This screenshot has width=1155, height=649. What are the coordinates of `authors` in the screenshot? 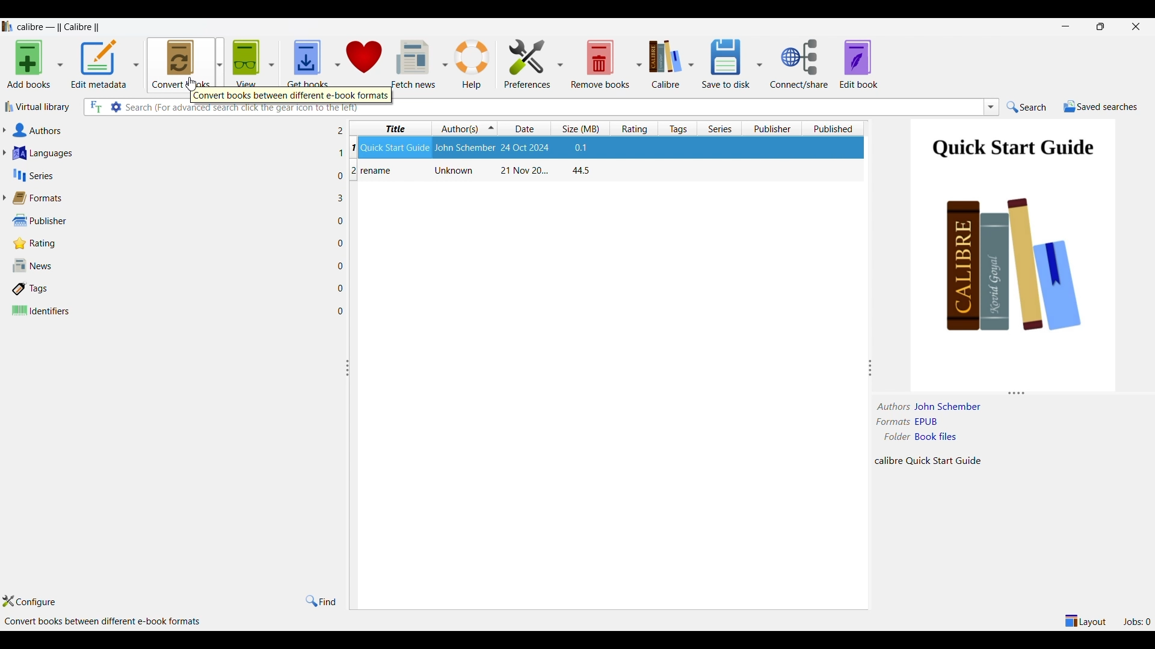 It's located at (895, 407).